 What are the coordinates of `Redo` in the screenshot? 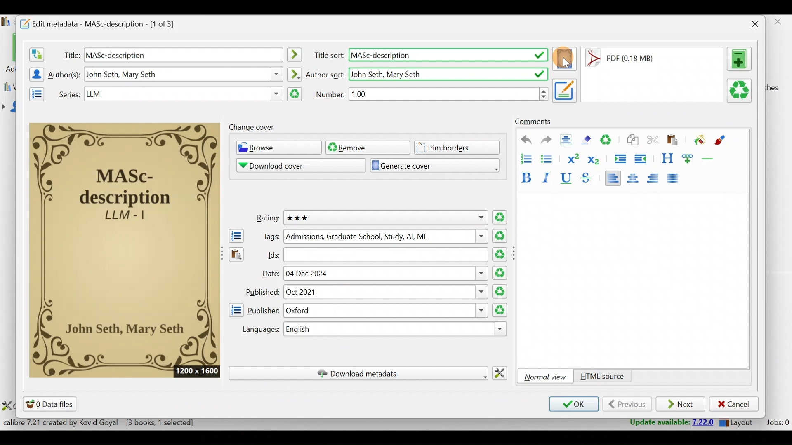 It's located at (546, 141).